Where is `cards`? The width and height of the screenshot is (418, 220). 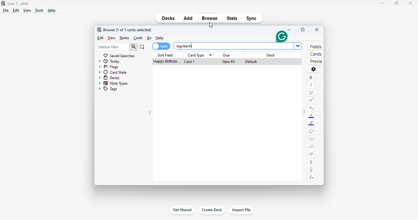 cards is located at coordinates (138, 38).